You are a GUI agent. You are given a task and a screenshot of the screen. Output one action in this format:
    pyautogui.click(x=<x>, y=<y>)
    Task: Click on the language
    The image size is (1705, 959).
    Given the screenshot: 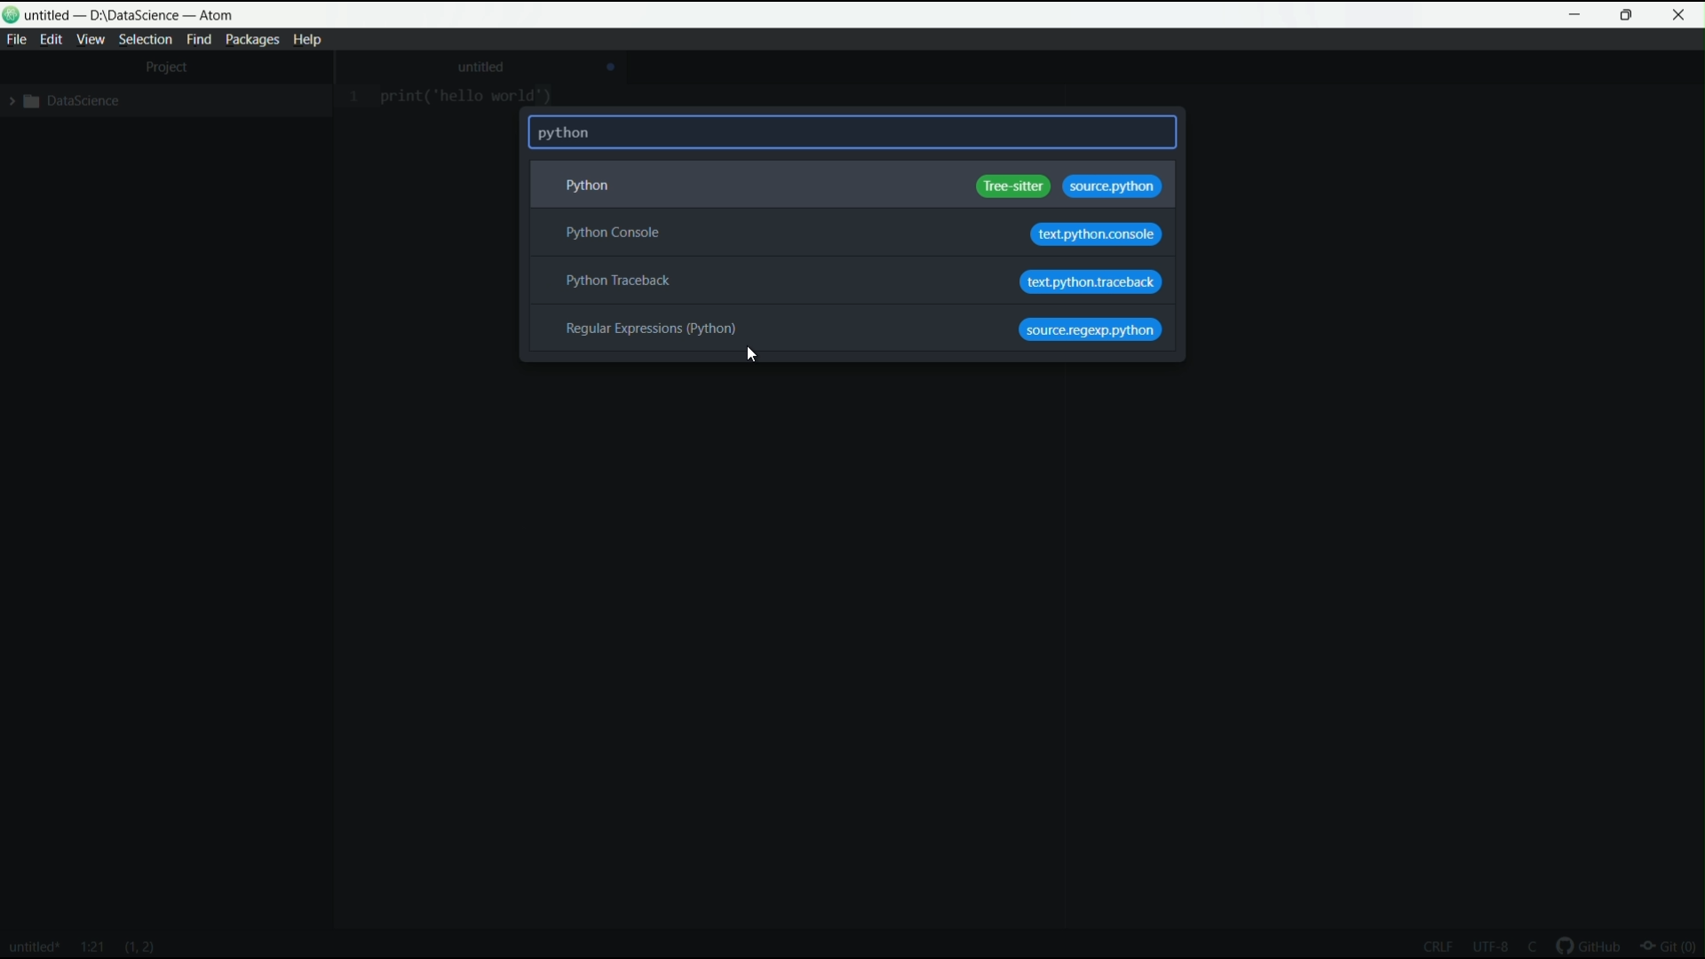 What is the action you would take?
    pyautogui.click(x=1531, y=946)
    